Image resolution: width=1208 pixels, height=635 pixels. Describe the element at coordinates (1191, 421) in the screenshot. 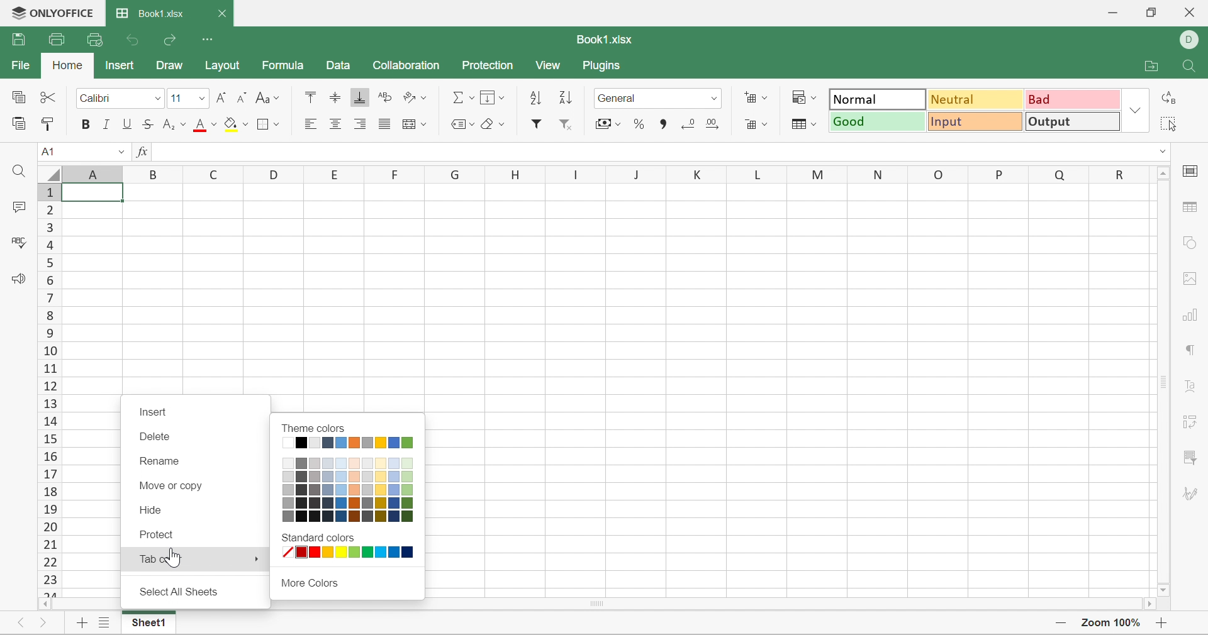

I see `Pivot table` at that location.